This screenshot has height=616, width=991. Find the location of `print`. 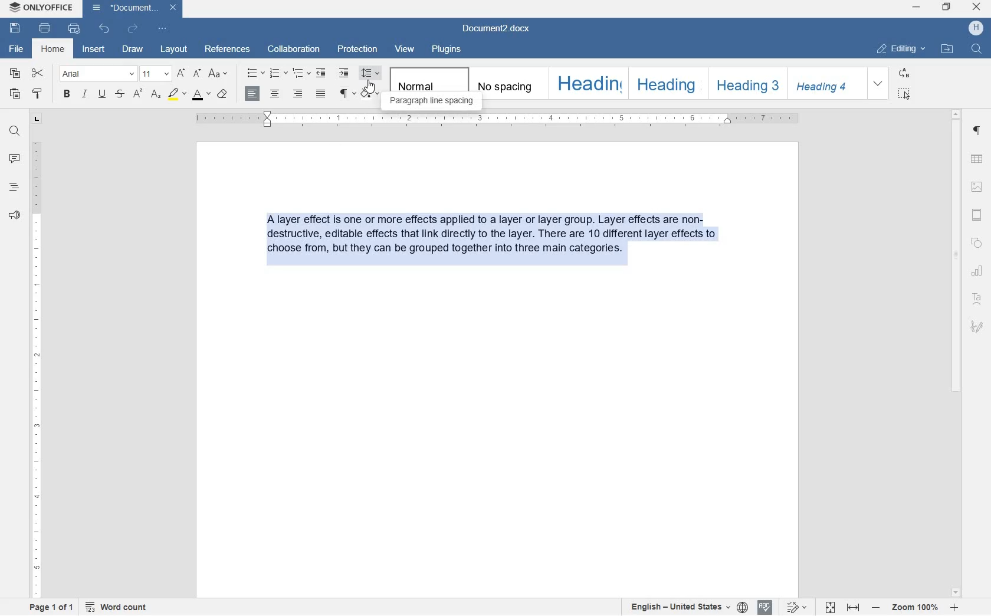

print is located at coordinates (45, 28).